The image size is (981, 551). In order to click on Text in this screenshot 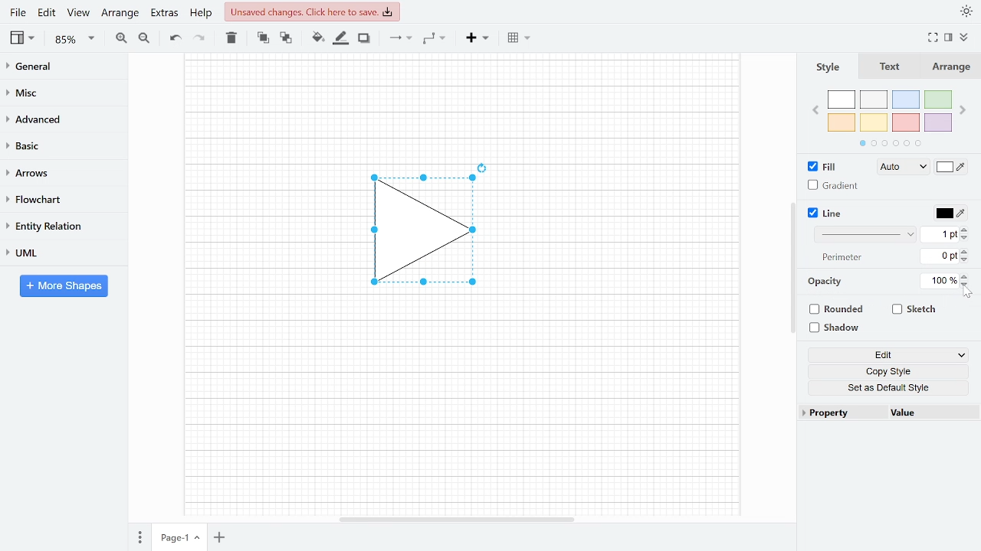, I will do `click(887, 67)`.